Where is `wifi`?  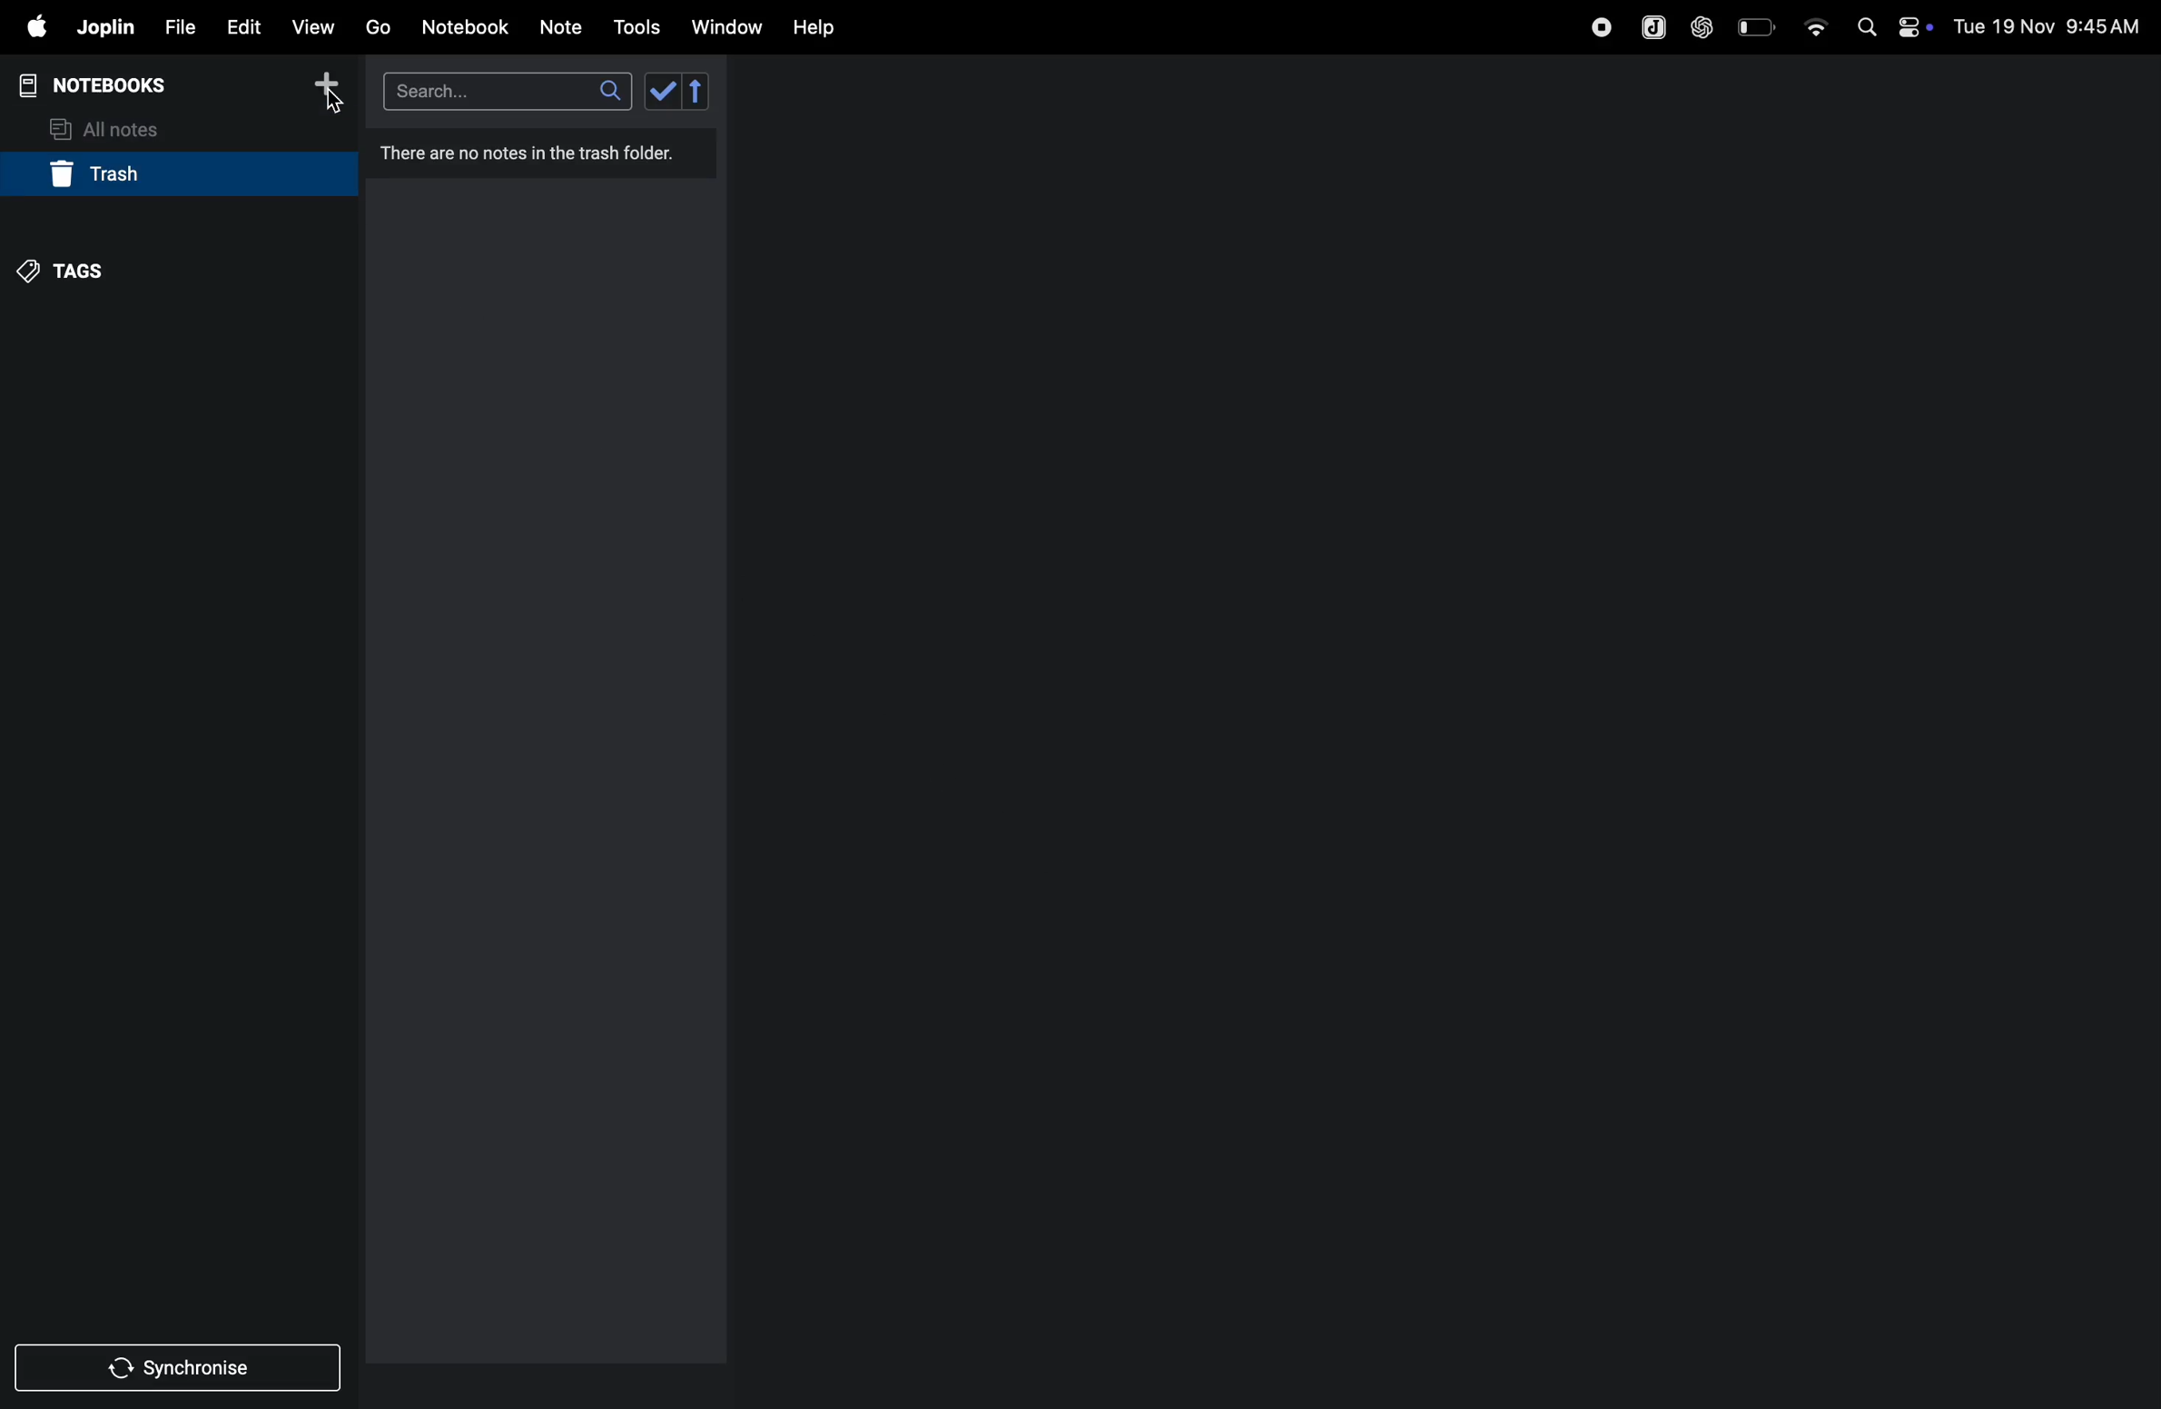
wifi is located at coordinates (1814, 21).